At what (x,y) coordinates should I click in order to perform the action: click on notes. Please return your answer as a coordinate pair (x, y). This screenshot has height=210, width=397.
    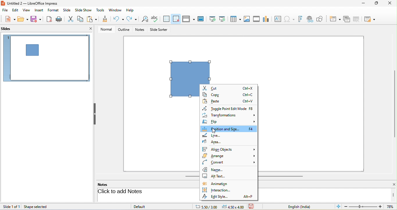
    Looking at the image, I should click on (106, 184).